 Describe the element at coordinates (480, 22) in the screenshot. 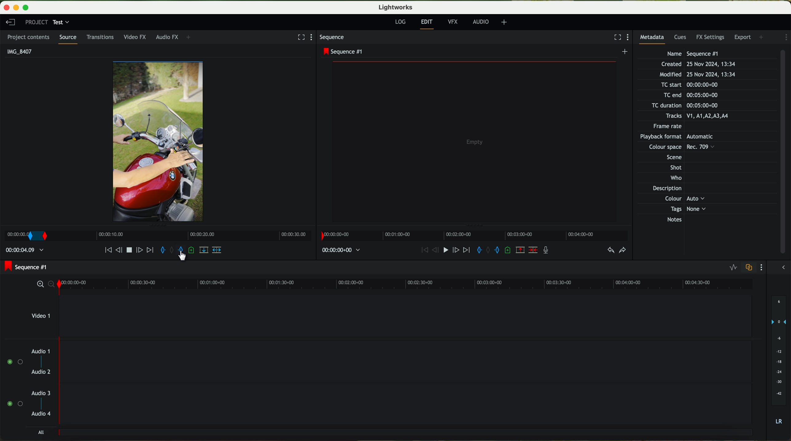

I see `AUDIO` at that location.